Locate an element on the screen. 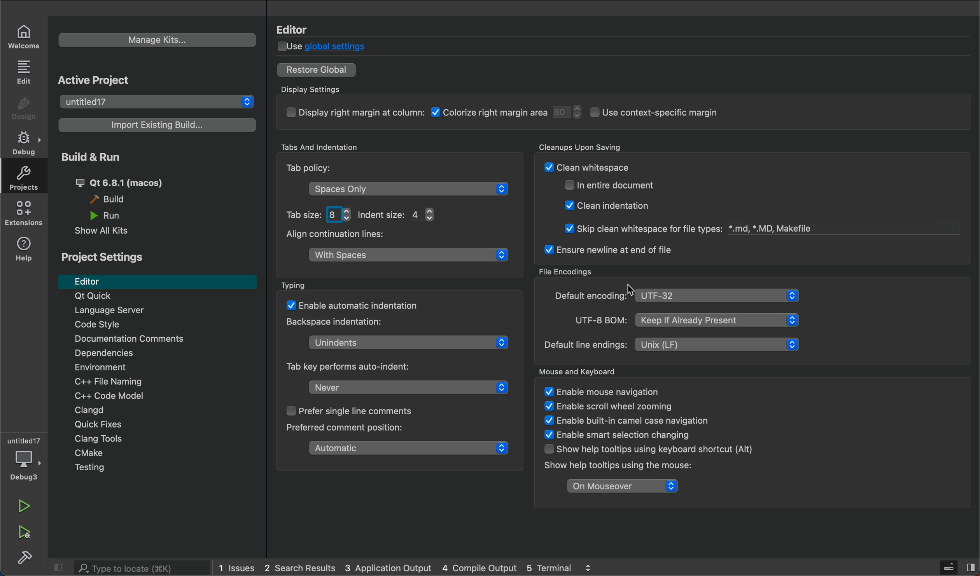 Image resolution: width=980 pixels, height=576 pixels. Mouse ad Keyboard is located at coordinates (586, 370).